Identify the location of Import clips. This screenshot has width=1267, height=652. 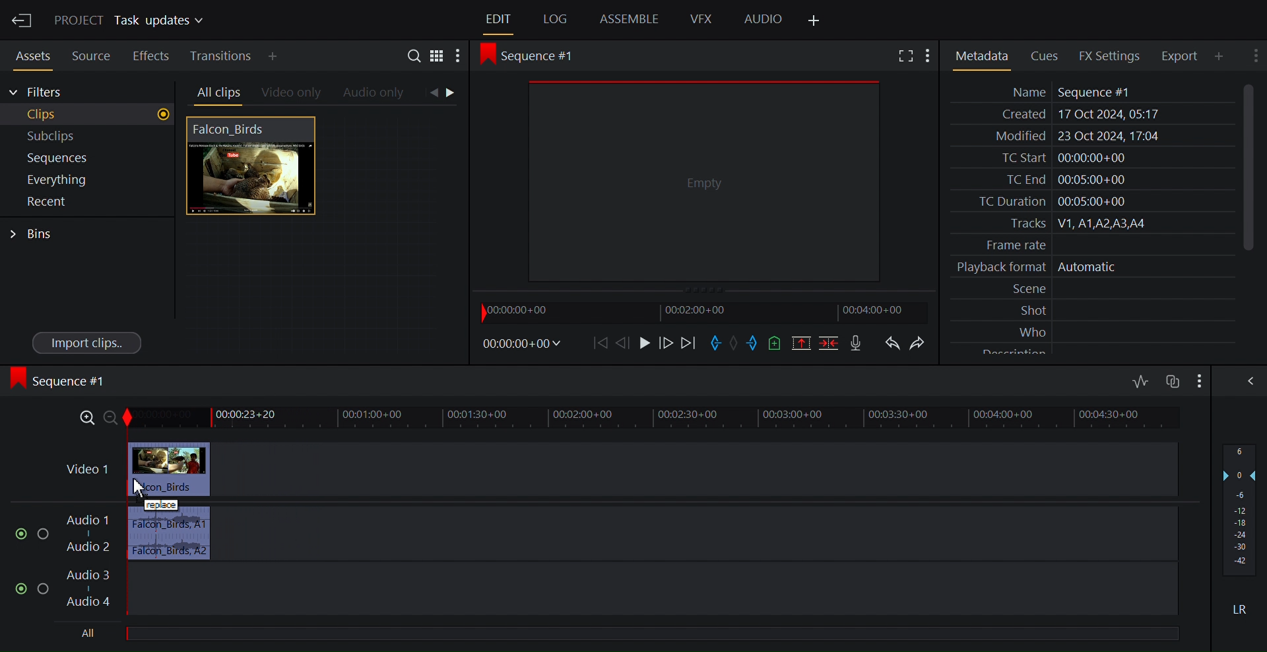
(88, 342).